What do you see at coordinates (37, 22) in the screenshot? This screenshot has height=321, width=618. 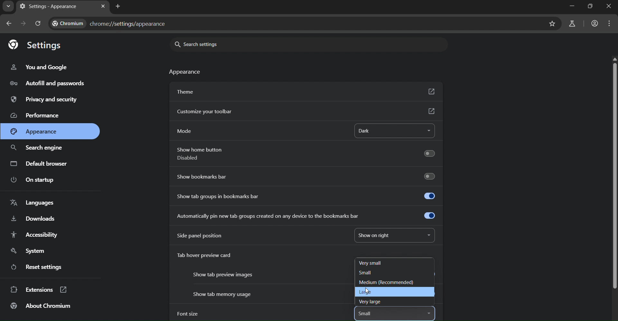 I see `reload page` at bounding box center [37, 22].